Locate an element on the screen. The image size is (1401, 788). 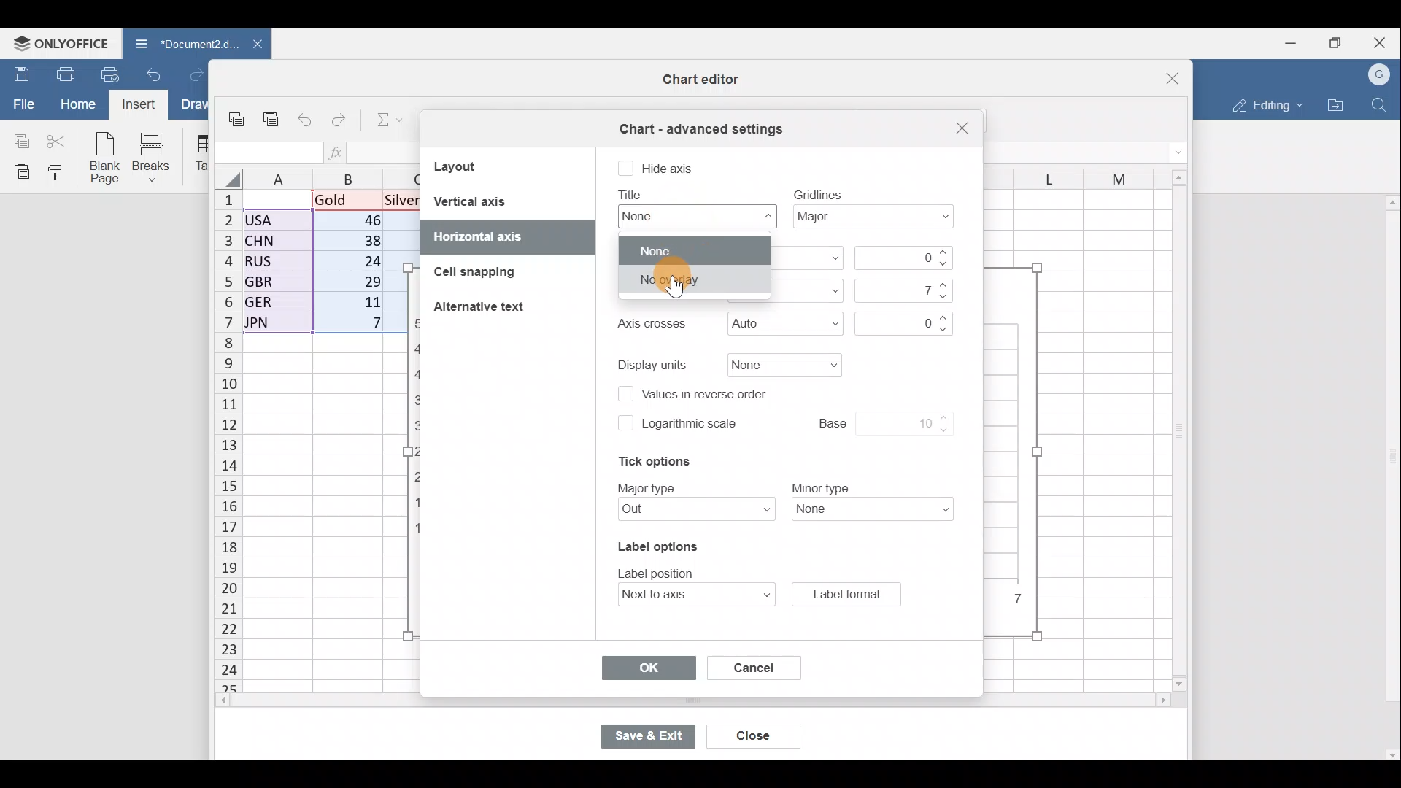
Paste is located at coordinates (18, 171).